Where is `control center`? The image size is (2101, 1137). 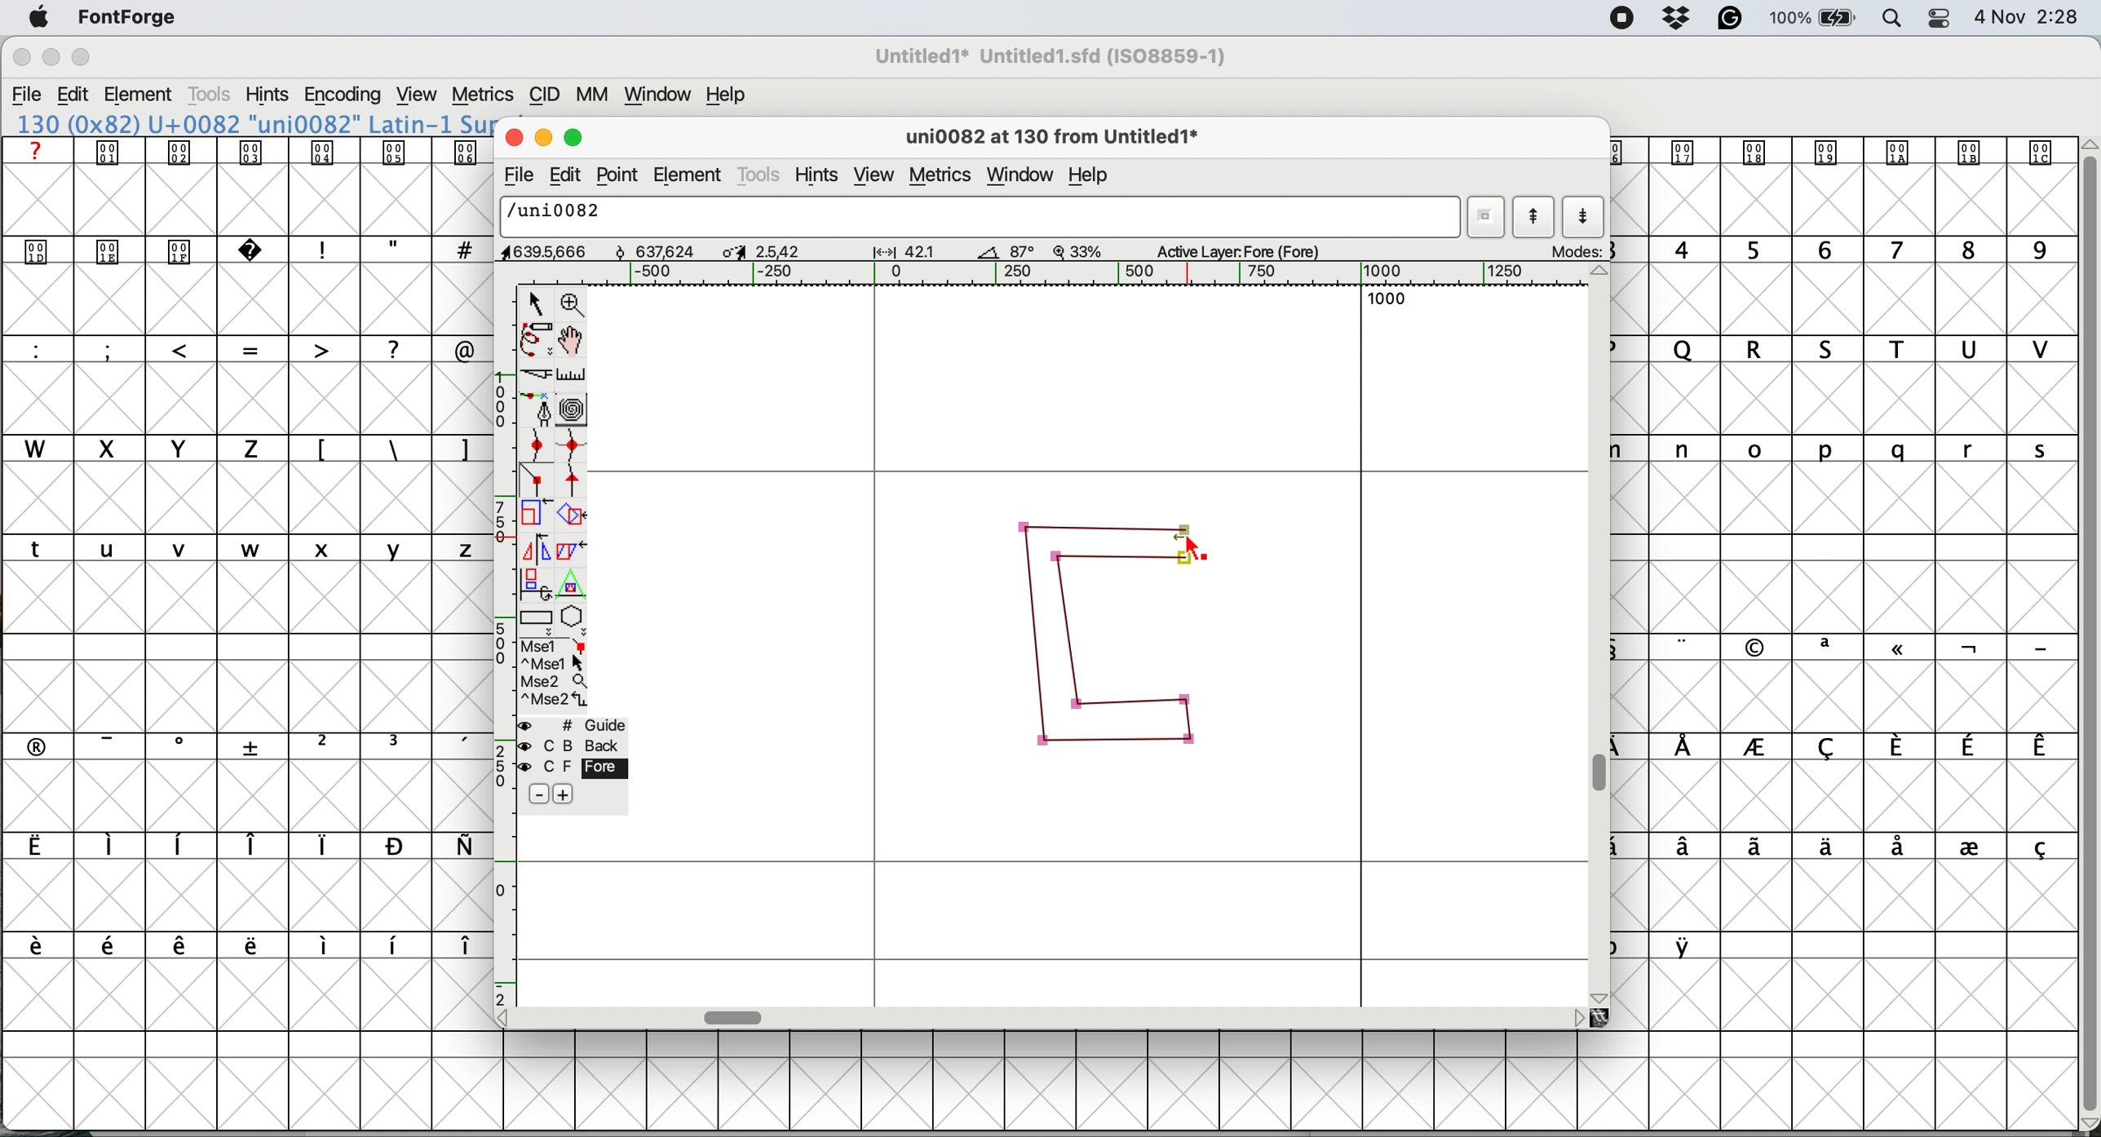 control center is located at coordinates (1938, 18).